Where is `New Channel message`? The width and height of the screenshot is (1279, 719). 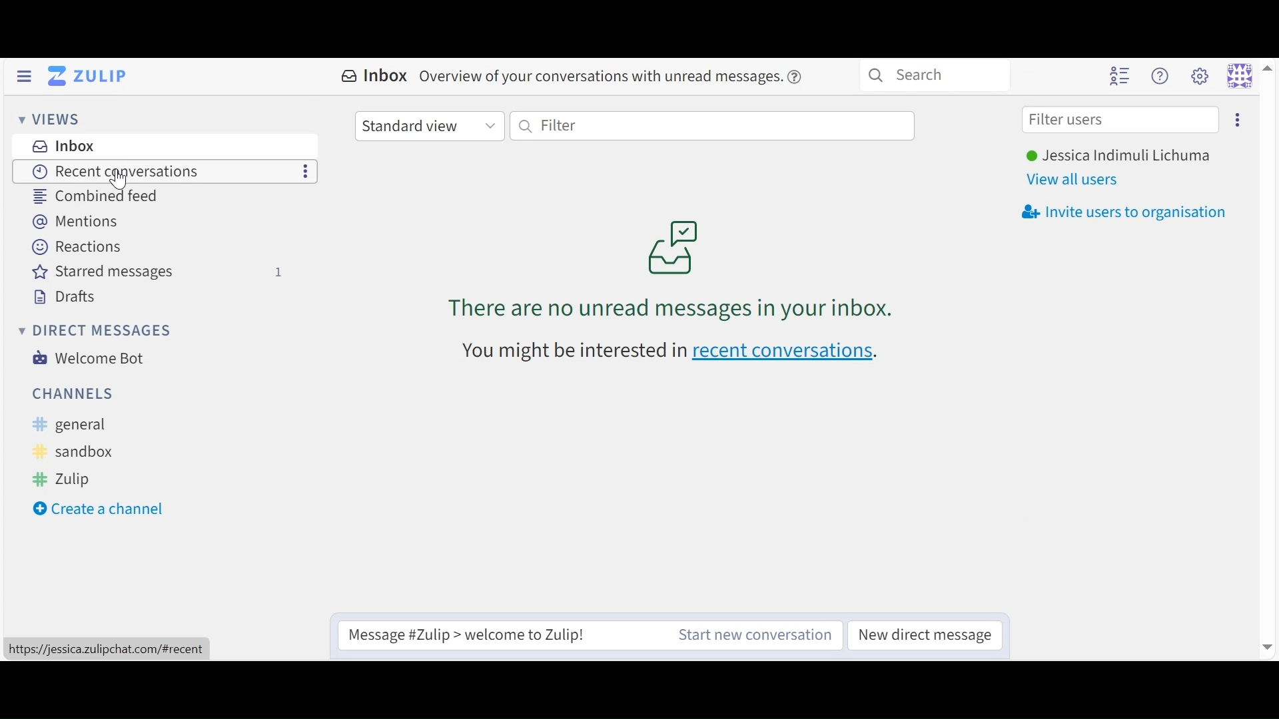 New Channel message is located at coordinates (755, 634).